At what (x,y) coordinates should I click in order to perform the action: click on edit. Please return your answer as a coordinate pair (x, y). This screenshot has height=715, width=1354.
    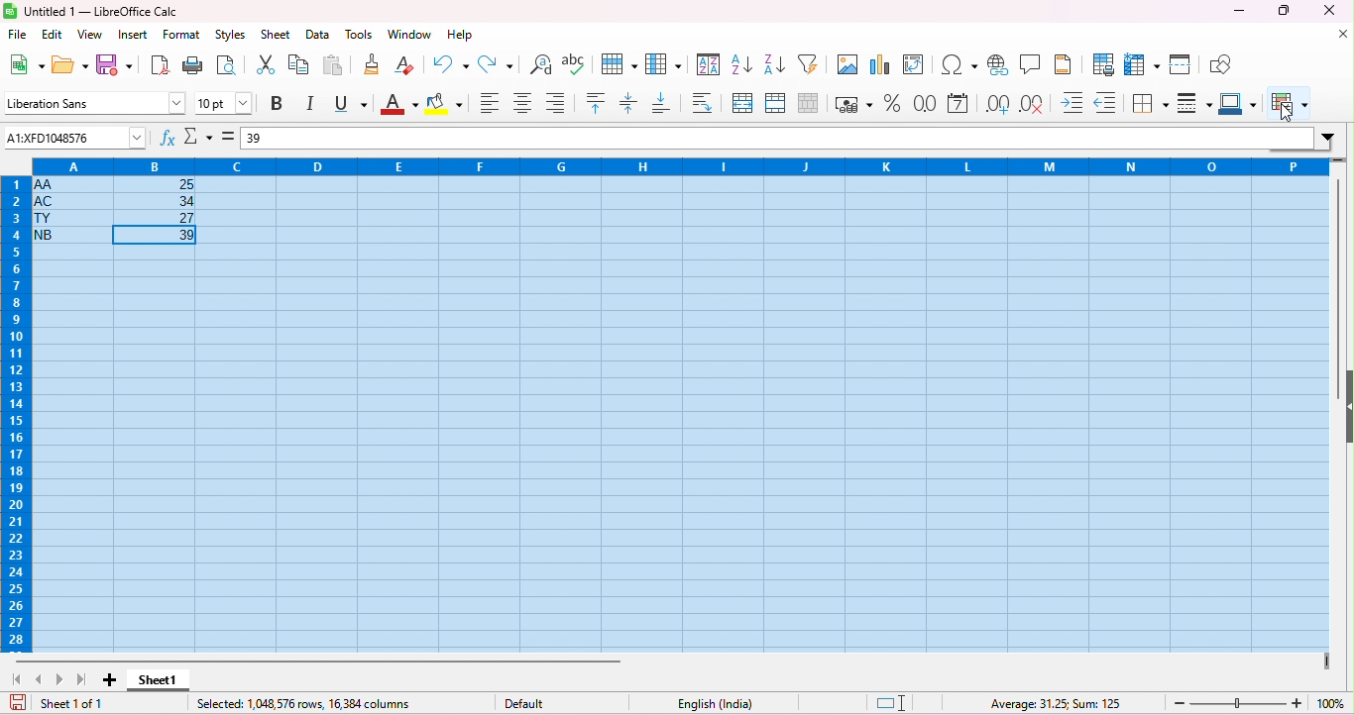
    Looking at the image, I should click on (54, 36).